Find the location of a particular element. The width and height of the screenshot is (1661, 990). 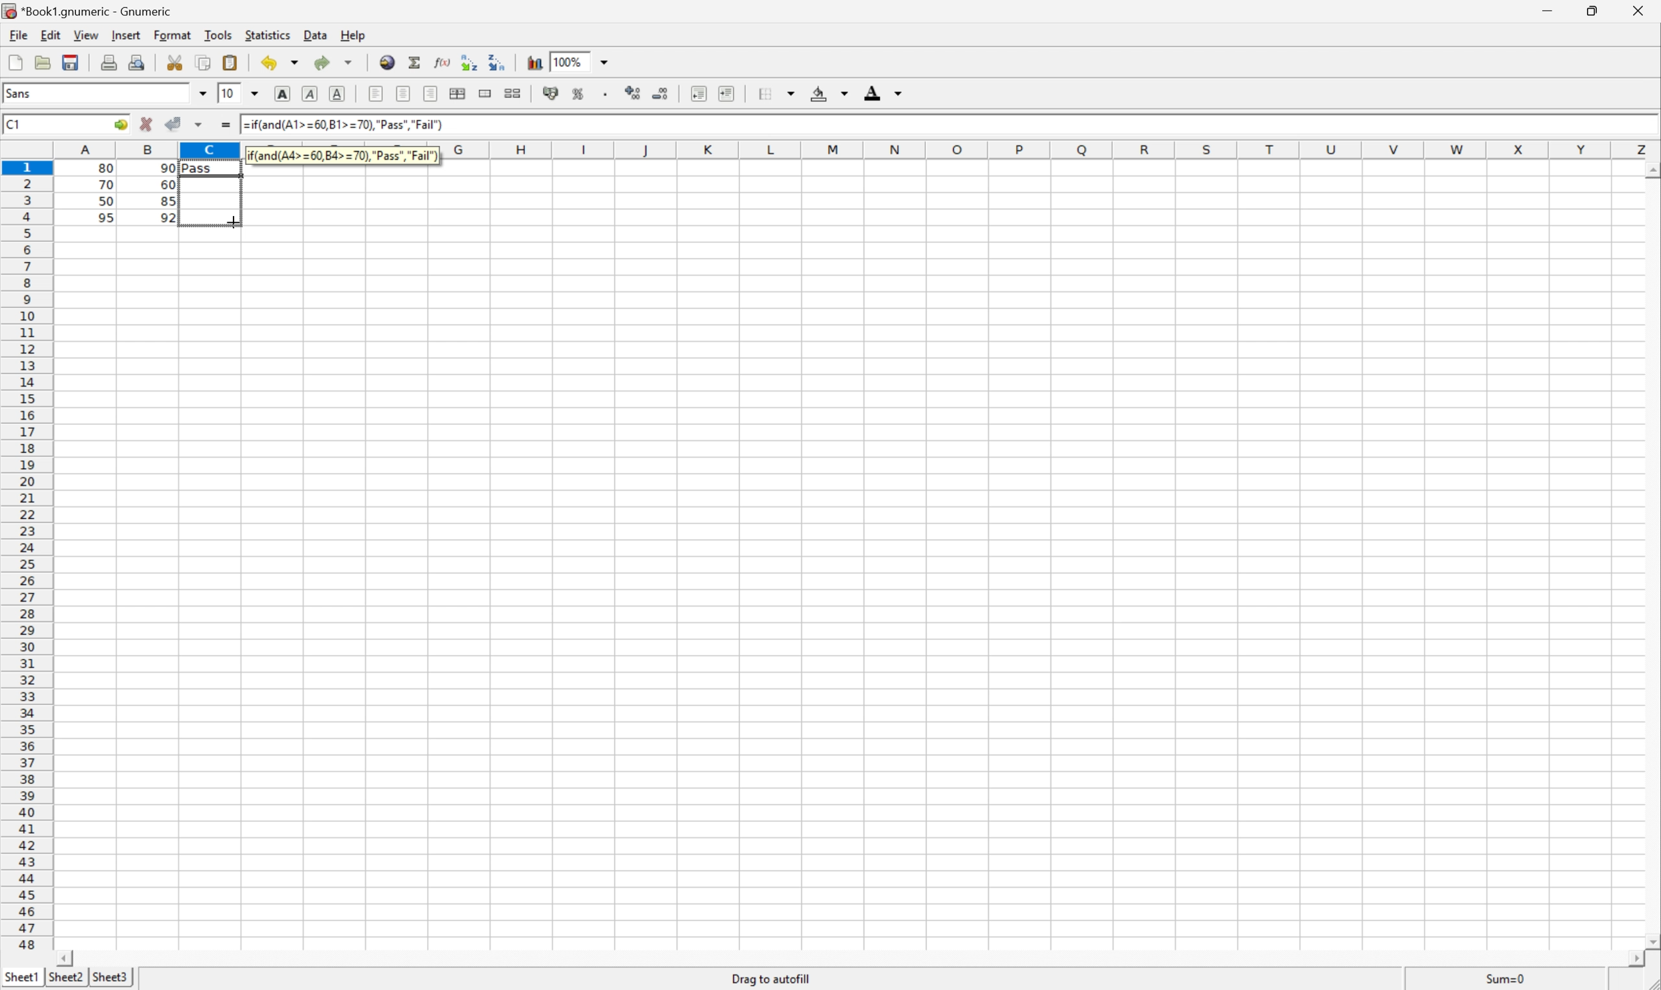

Center horizontally is located at coordinates (404, 94).